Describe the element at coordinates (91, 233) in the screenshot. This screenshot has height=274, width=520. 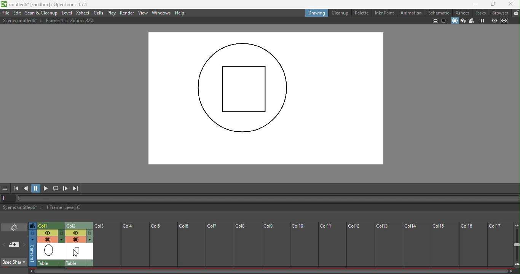
I see `Lock toggle` at that location.